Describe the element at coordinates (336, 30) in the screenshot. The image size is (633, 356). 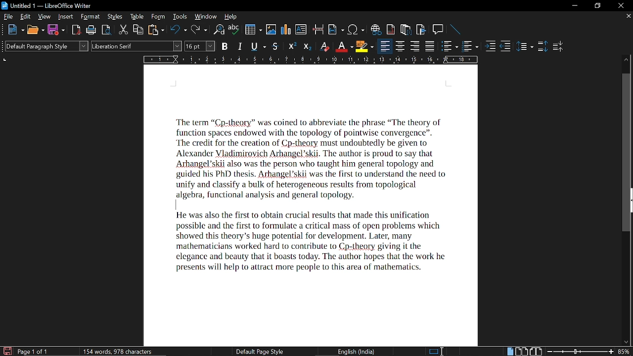
I see `insert field` at that location.